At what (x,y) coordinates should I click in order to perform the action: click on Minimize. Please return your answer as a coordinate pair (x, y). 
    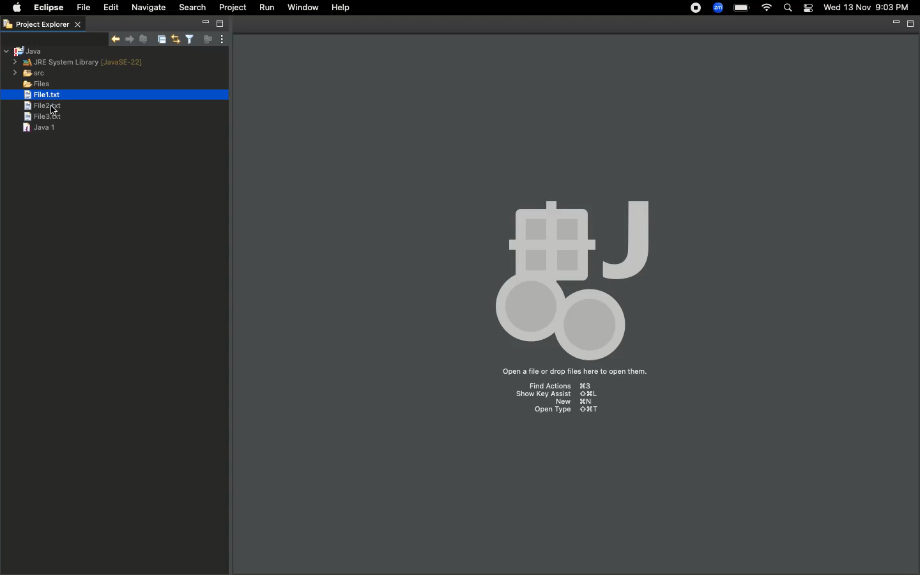
    Looking at the image, I should click on (206, 22).